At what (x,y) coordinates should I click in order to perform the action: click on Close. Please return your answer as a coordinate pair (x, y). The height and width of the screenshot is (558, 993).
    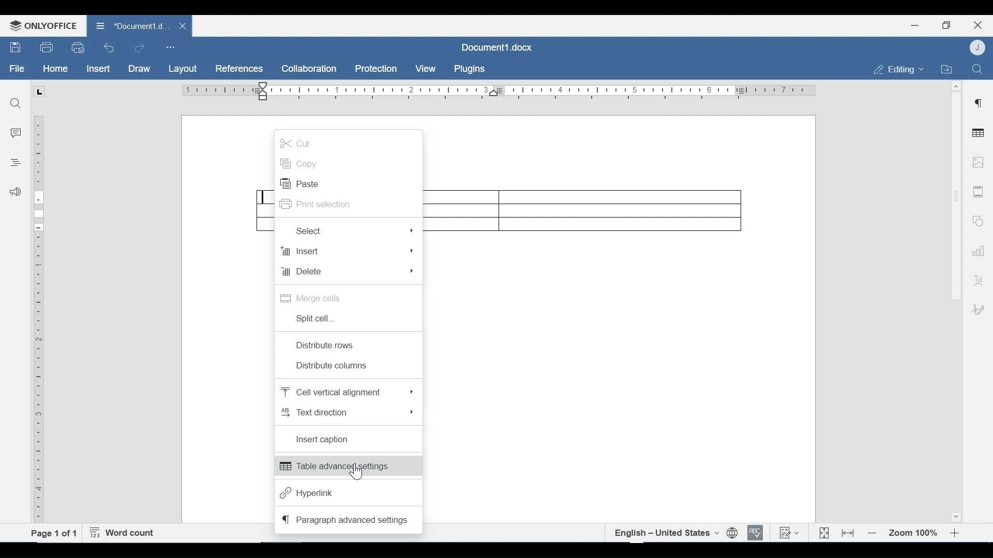
    Looking at the image, I should click on (978, 24).